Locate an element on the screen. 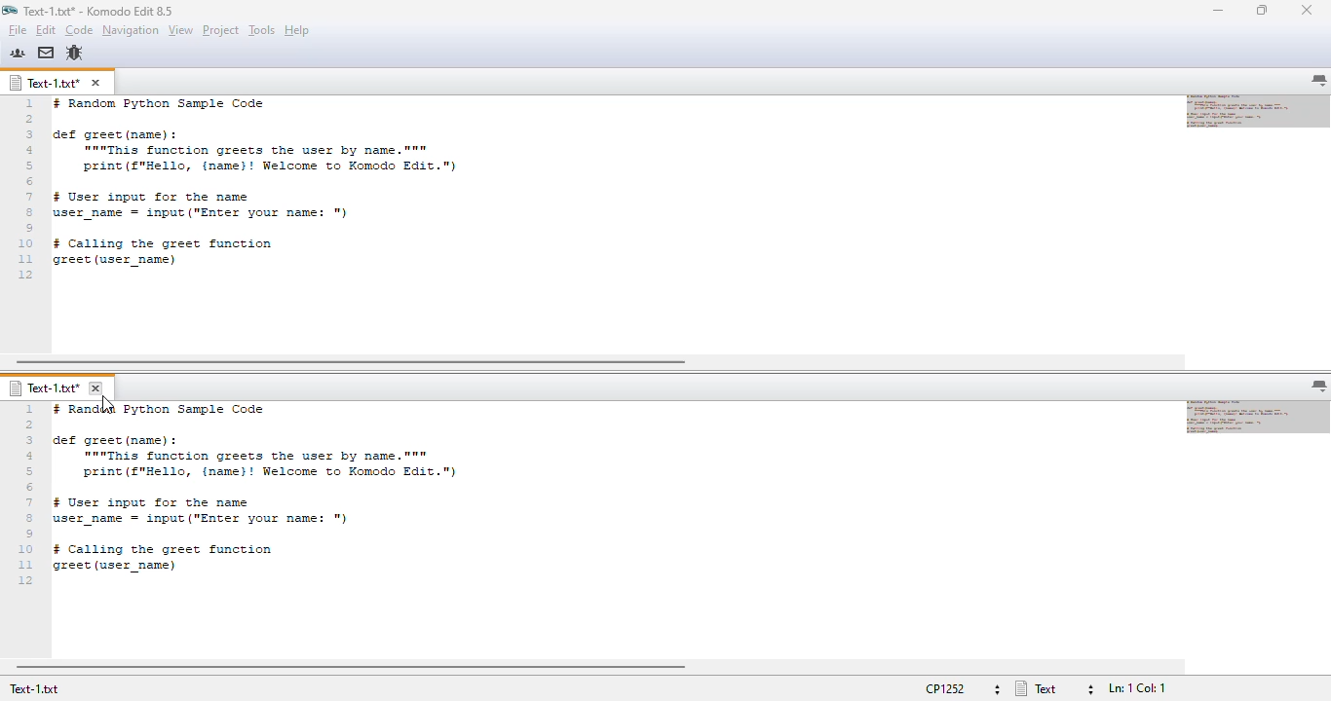 This screenshot has width=1331, height=701. project is located at coordinates (220, 30).